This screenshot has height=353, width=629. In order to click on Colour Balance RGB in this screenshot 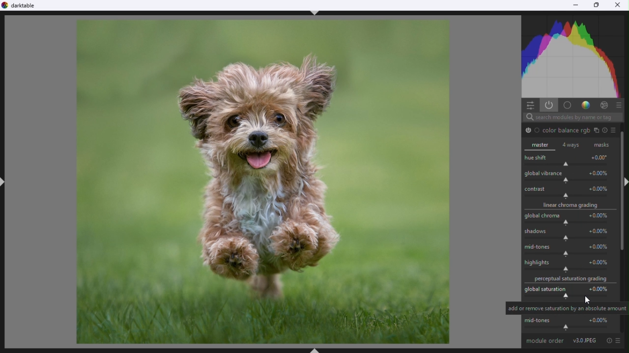, I will do `click(572, 130)`.